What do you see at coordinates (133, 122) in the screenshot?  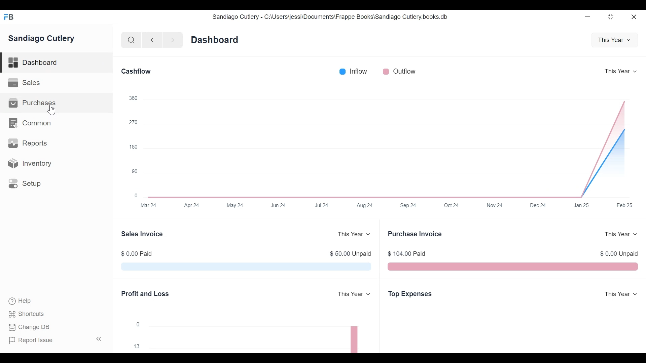 I see `270` at bounding box center [133, 122].